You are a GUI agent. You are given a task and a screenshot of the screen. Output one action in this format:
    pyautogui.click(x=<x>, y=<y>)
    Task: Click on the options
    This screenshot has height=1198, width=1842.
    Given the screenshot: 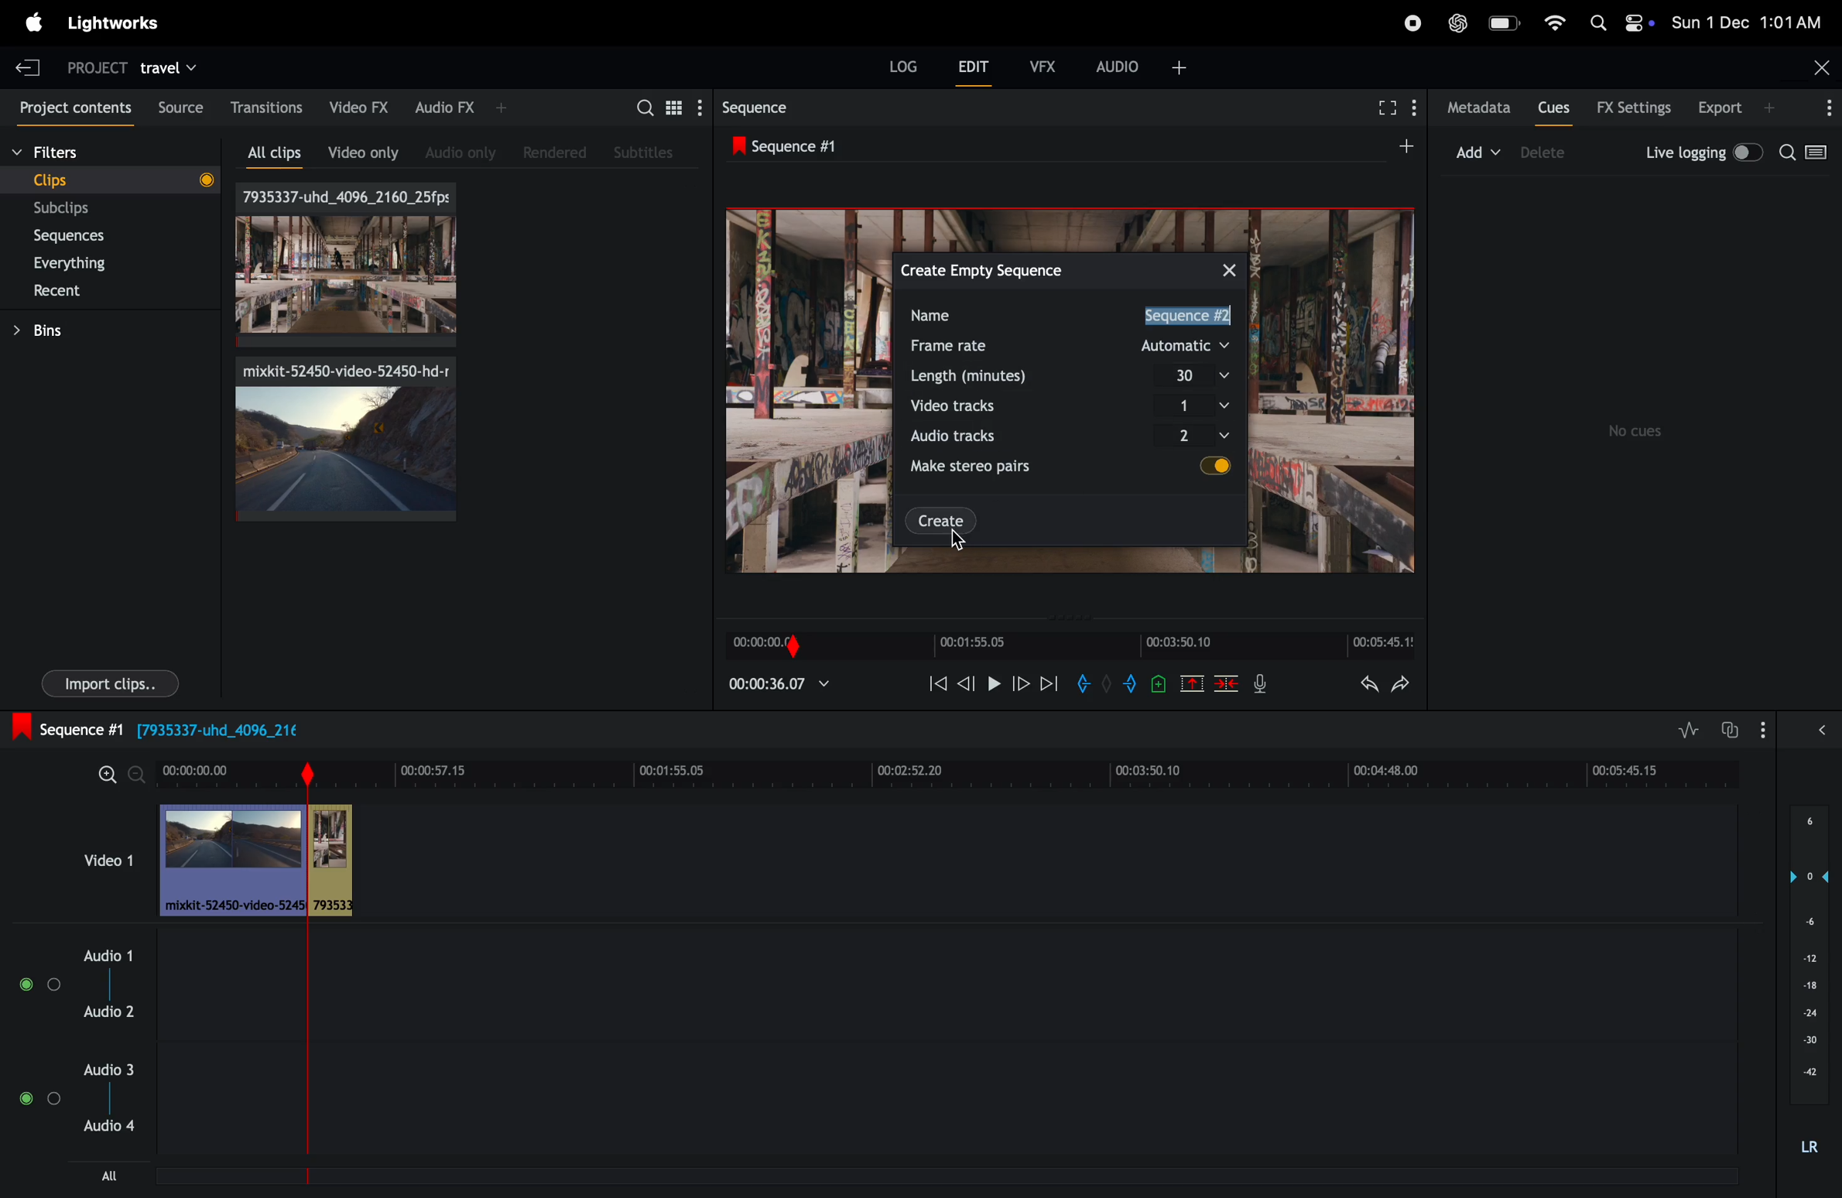 What is the action you would take?
    pyautogui.click(x=1827, y=108)
    